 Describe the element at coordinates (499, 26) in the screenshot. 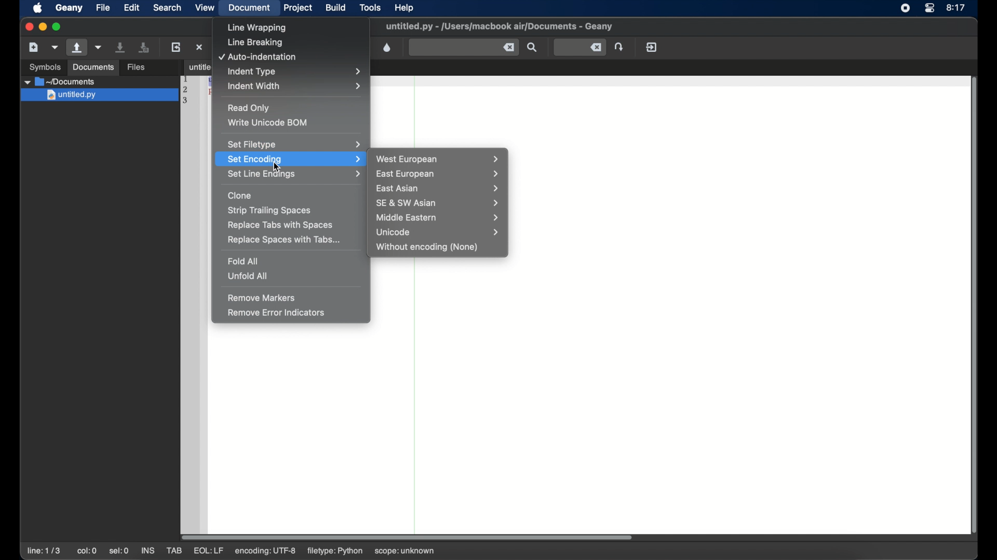

I see `file name` at that location.